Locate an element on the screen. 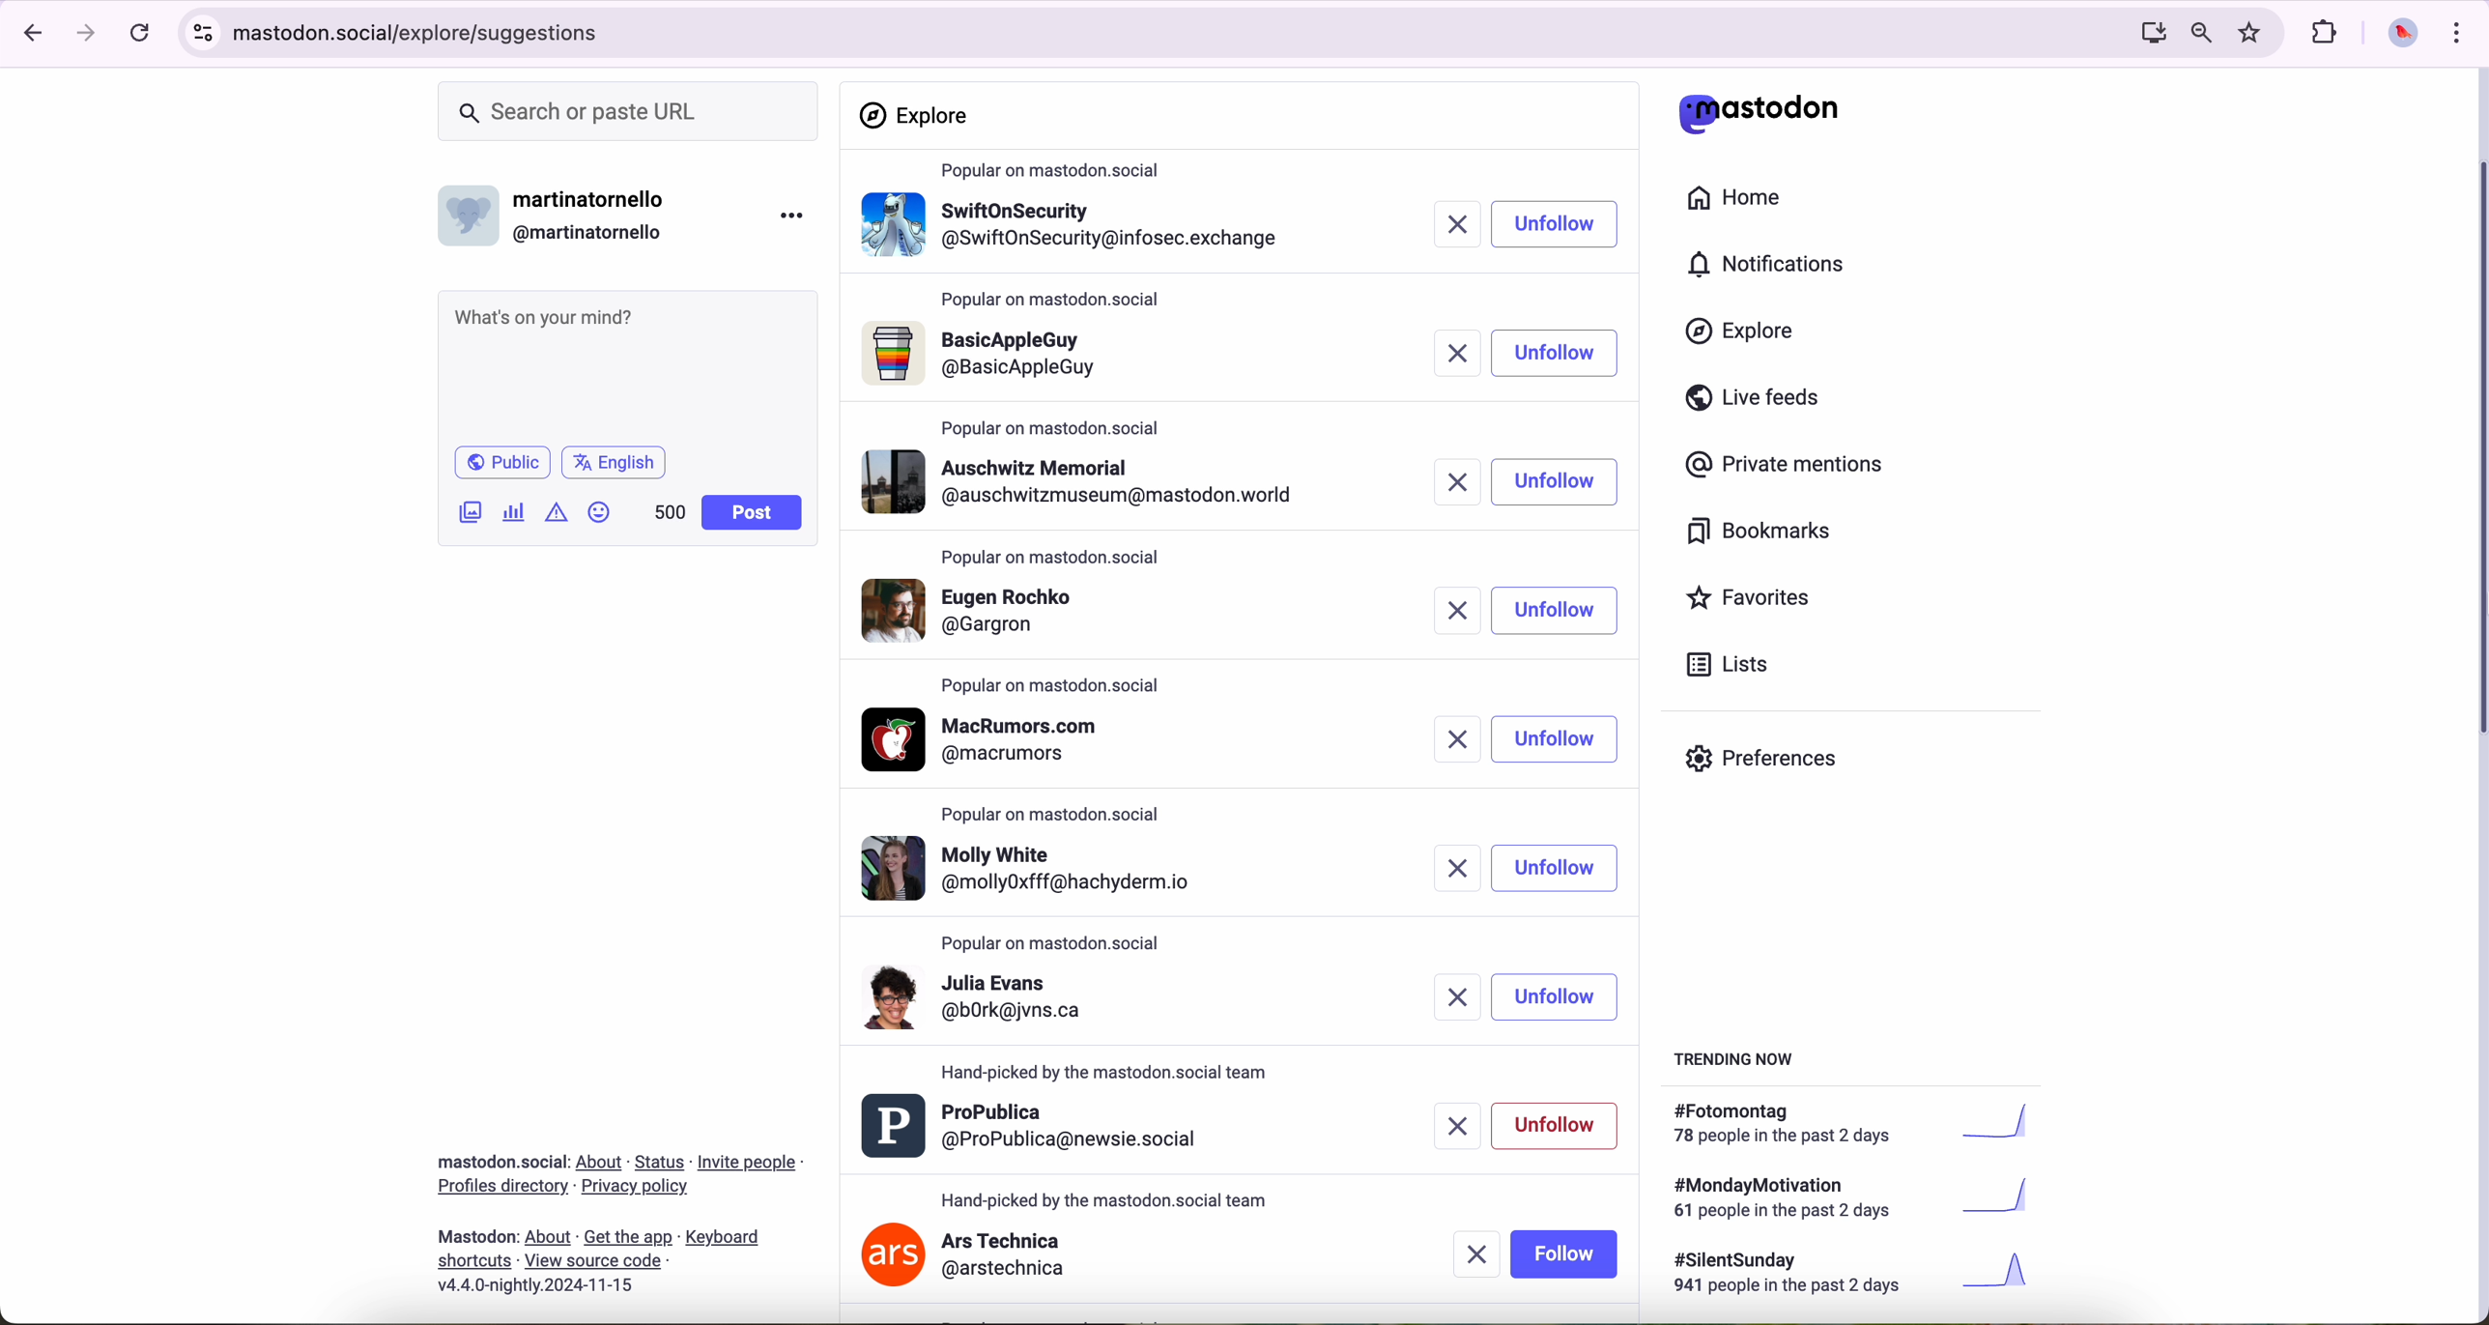 The image size is (2489, 1325). unfollow is located at coordinates (1556, 996).